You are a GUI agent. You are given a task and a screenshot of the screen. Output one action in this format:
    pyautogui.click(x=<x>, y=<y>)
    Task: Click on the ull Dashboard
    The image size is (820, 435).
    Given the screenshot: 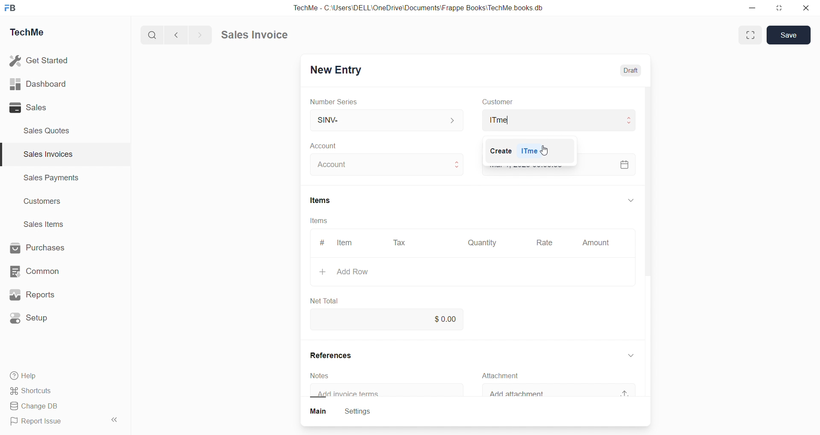 What is the action you would take?
    pyautogui.click(x=42, y=84)
    